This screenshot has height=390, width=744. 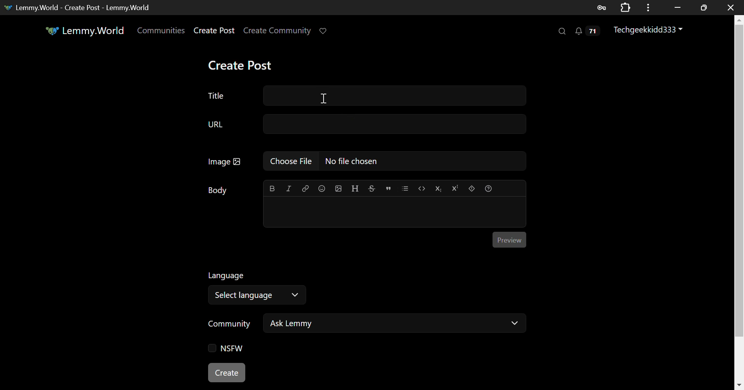 What do you see at coordinates (678, 7) in the screenshot?
I see `Restore Down` at bounding box center [678, 7].